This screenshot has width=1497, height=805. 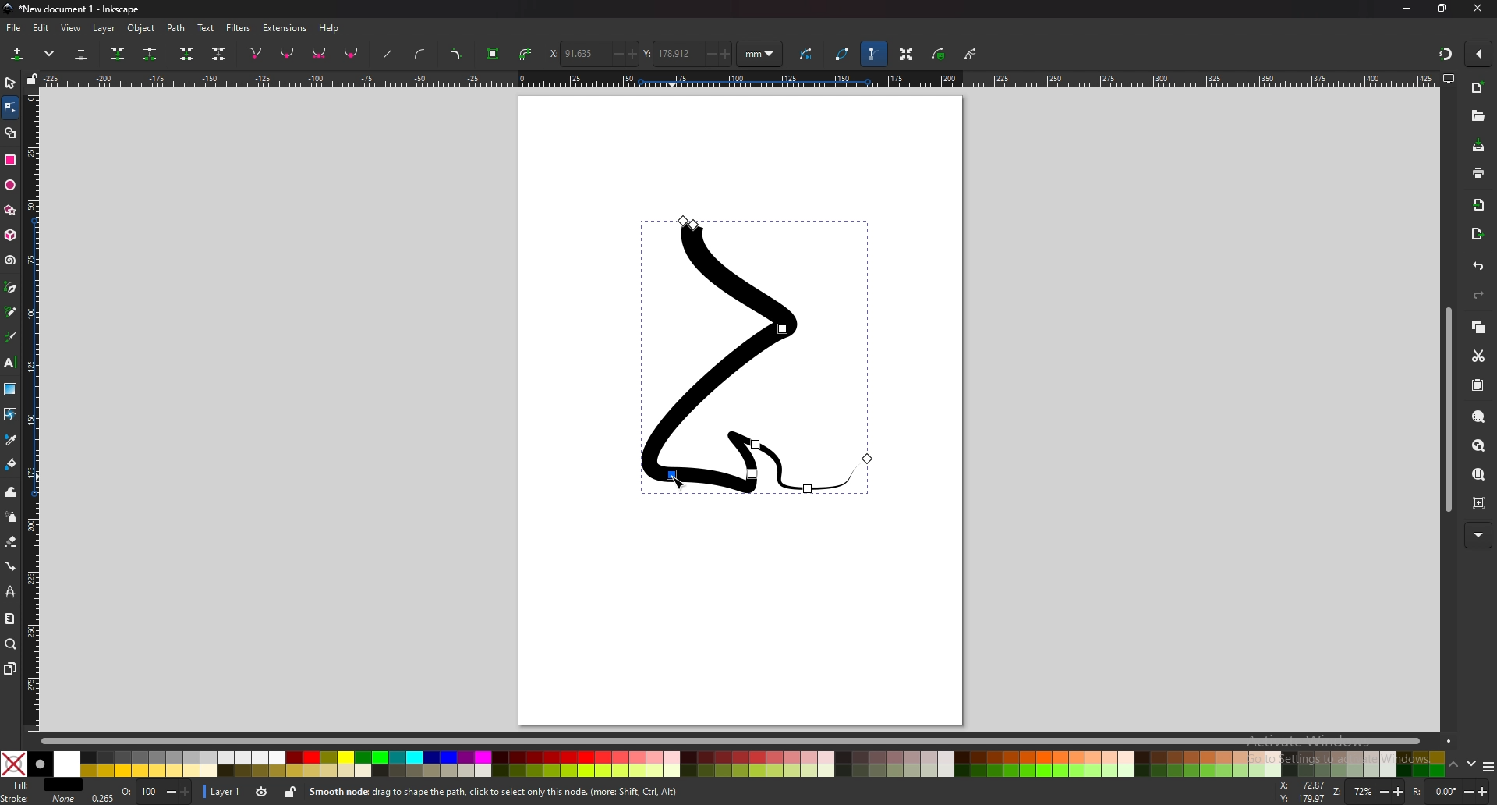 What do you see at coordinates (530, 793) in the screenshot?
I see `info` at bounding box center [530, 793].